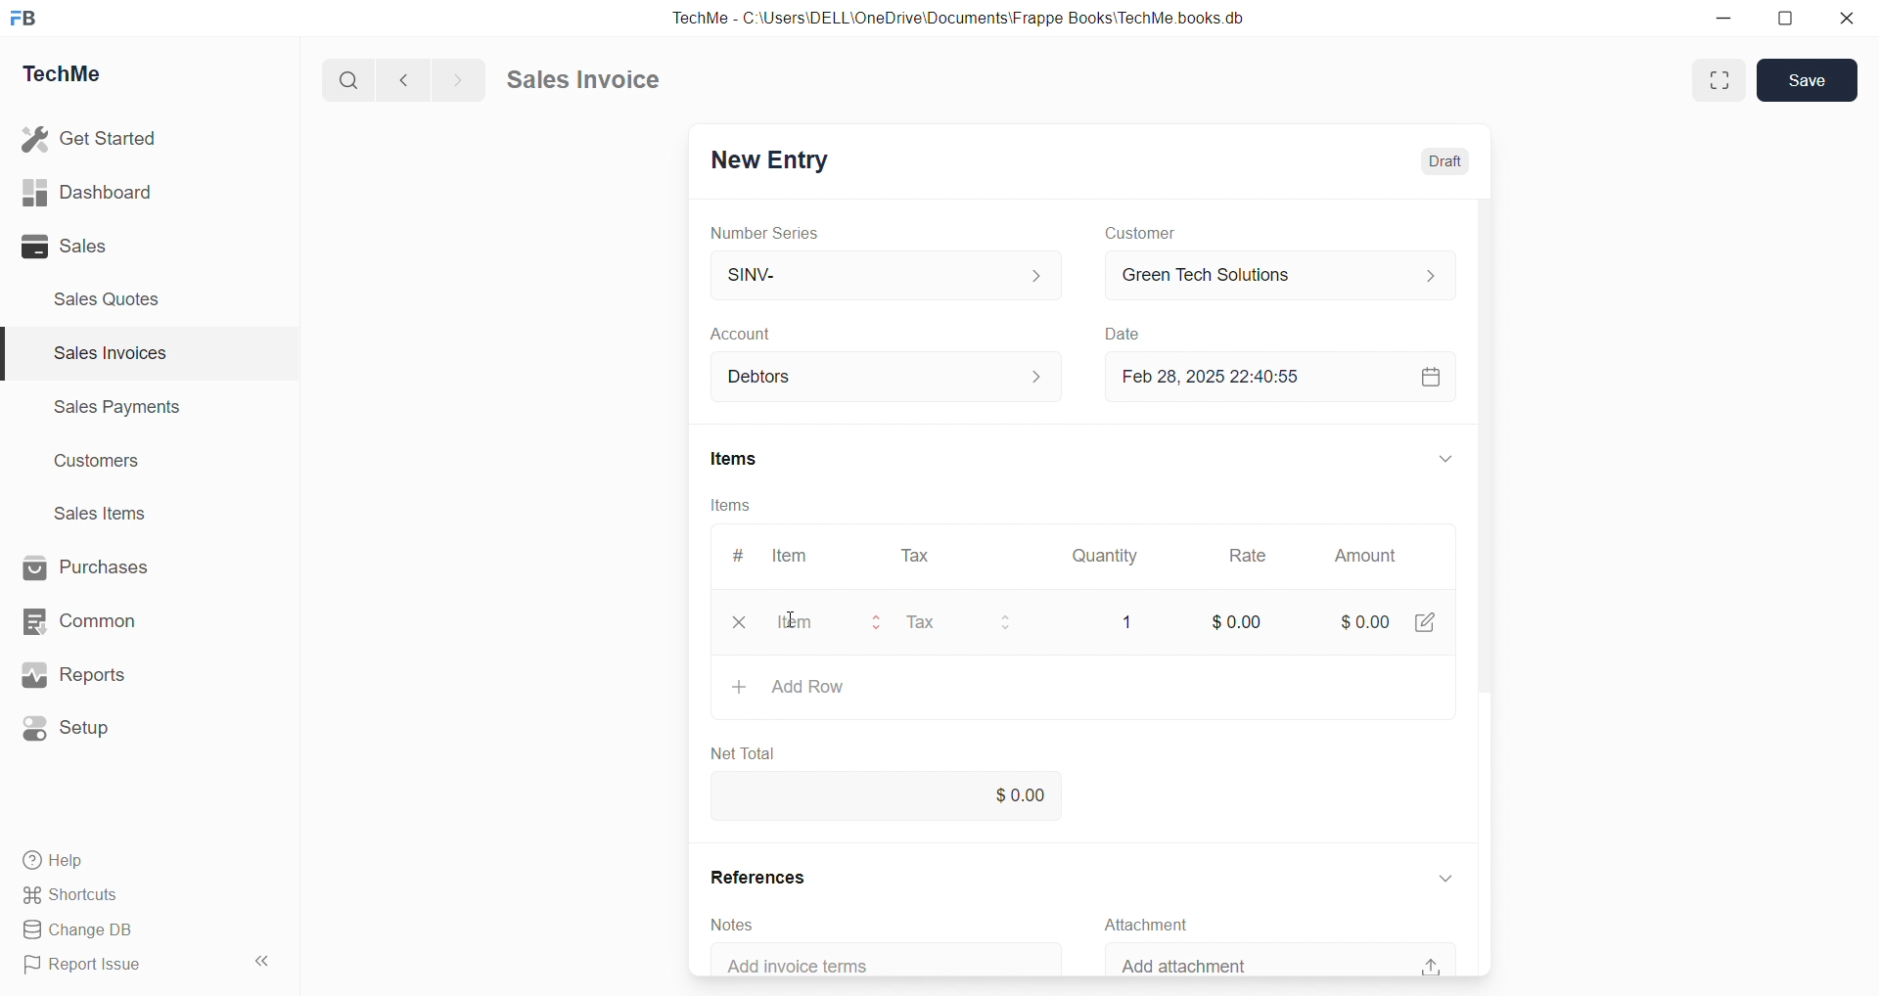  I want to click on $0.00, so click(889, 793).